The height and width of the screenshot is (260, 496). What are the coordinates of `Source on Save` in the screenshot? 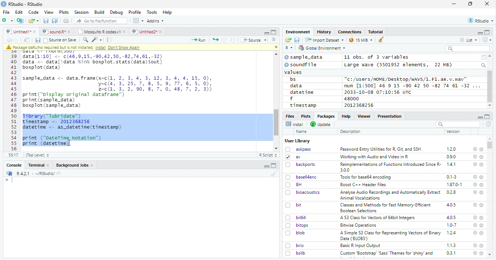 It's located at (60, 40).